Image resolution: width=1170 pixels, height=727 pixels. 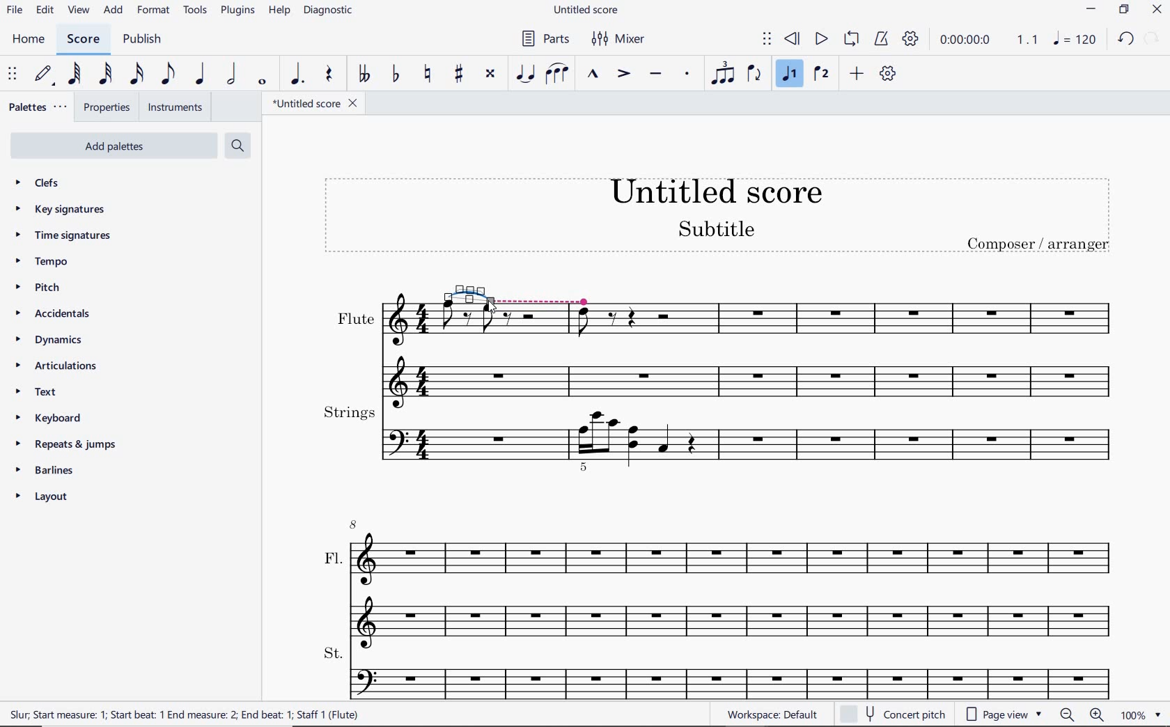 What do you see at coordinates (39, 109) in the screenshot?
I see `PALETTES` at bounding box center [39, 109].